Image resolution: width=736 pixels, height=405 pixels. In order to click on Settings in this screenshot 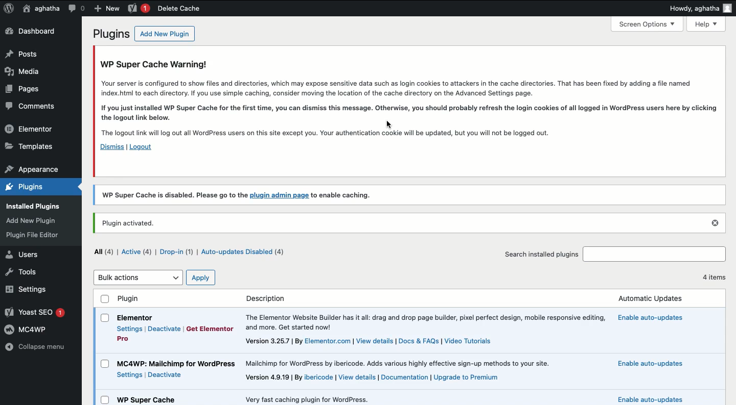, I will do `click(130, 328)`.